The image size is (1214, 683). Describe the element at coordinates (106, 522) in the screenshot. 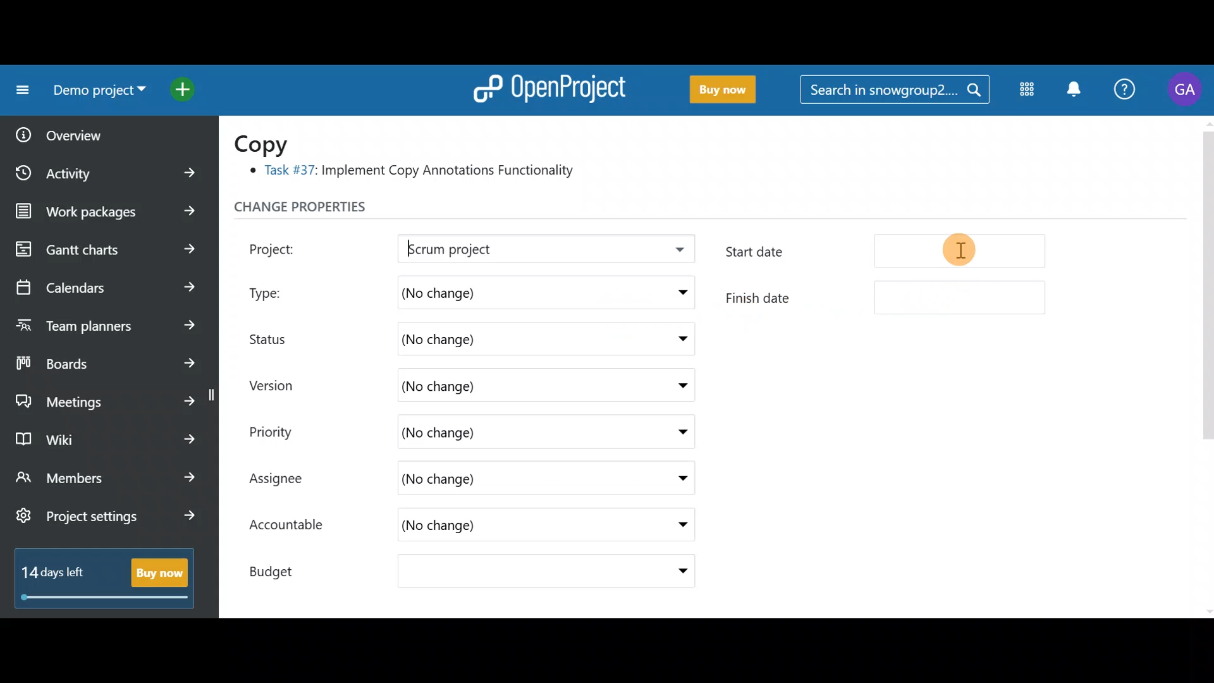

I see `Project settings` at that location.